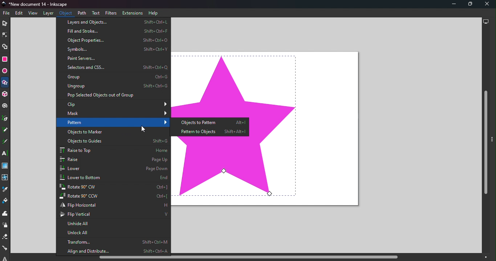 Image resolution: width=496 pixels, height=261 pixels. I want to click on Pattern, so click(115, 122).